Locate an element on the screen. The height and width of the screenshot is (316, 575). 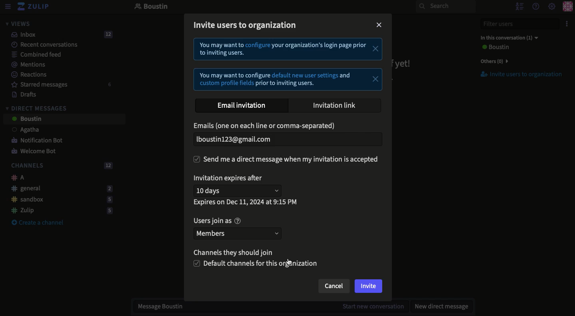
Invitation link is located at coordinates (335, 104).